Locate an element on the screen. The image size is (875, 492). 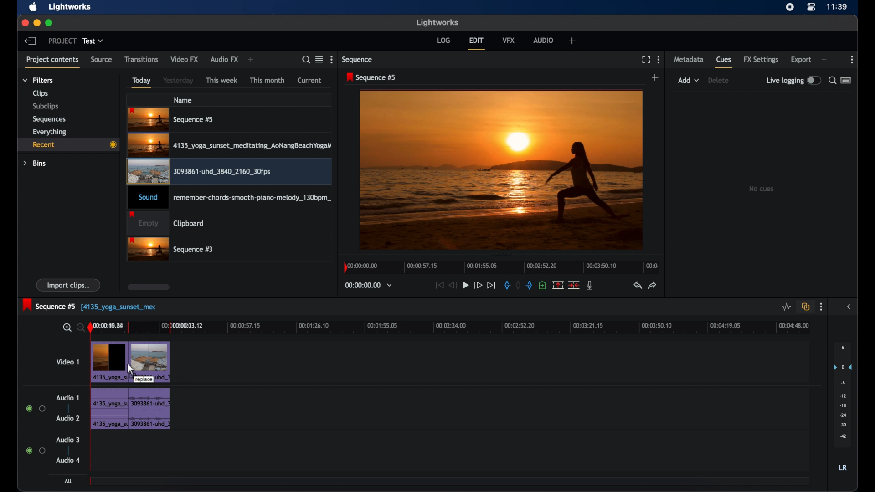
lightworks is located at coordinates (438, 23).